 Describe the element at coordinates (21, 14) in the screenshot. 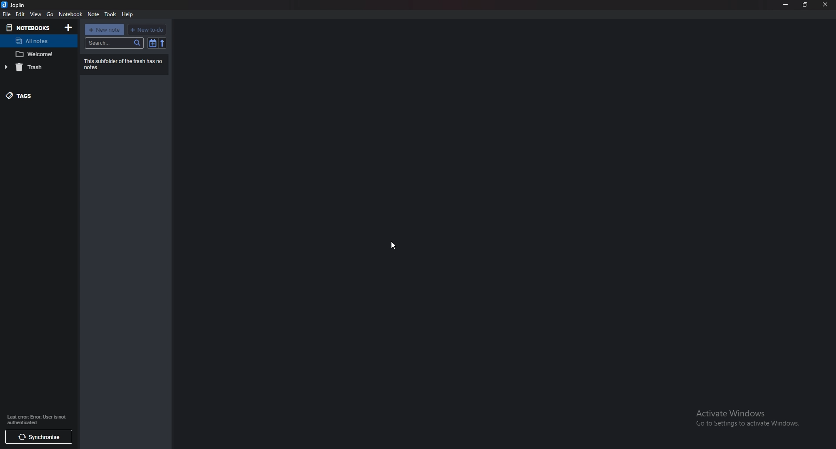

I see `Edit` at that location.